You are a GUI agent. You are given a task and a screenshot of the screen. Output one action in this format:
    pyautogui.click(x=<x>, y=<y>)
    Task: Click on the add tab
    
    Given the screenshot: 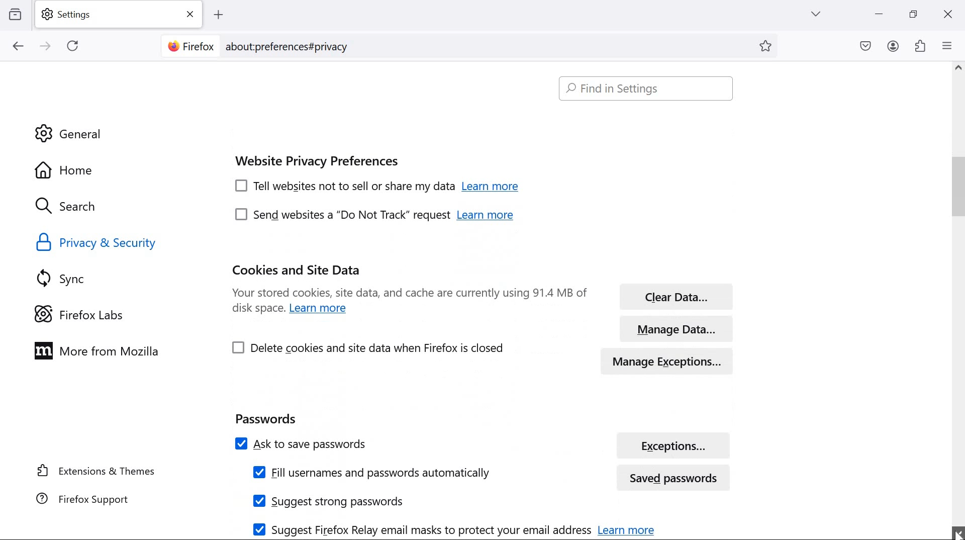 What is the action you would take?
    pyautogui.click(x=218, y=15)
    